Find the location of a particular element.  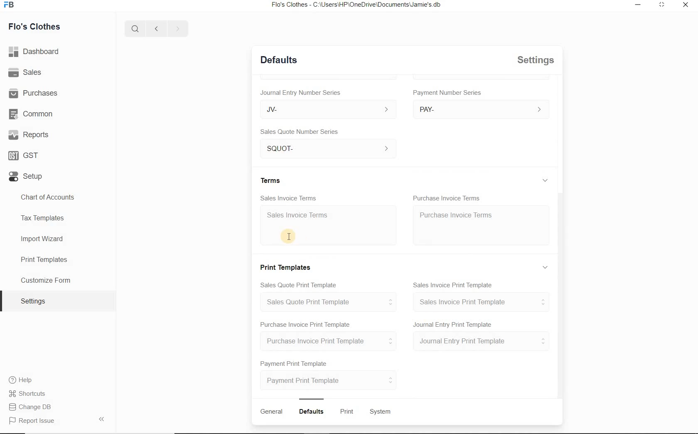

Sales Quote Number Series is located at coordinates (299, 132).